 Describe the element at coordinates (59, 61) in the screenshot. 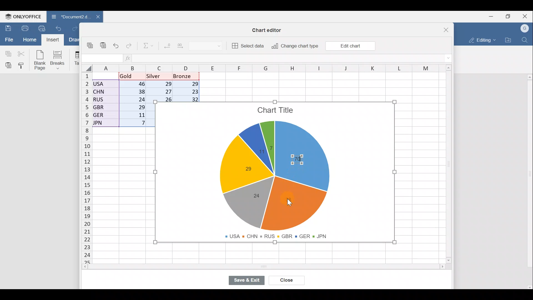

I see `Breaks` at that location.